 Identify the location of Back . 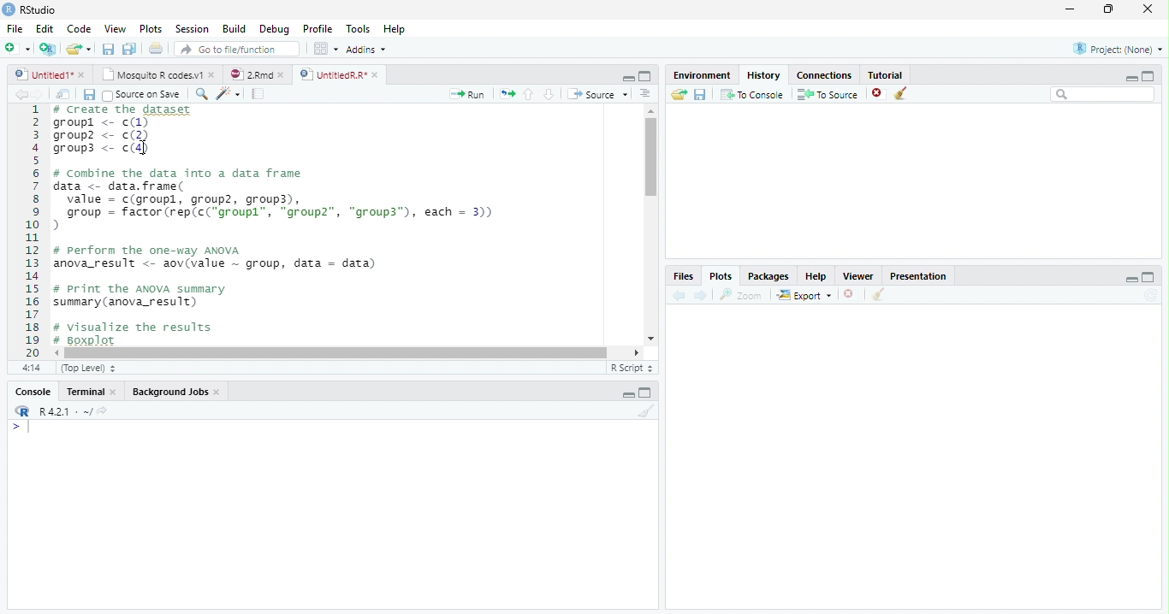
(22, 95).